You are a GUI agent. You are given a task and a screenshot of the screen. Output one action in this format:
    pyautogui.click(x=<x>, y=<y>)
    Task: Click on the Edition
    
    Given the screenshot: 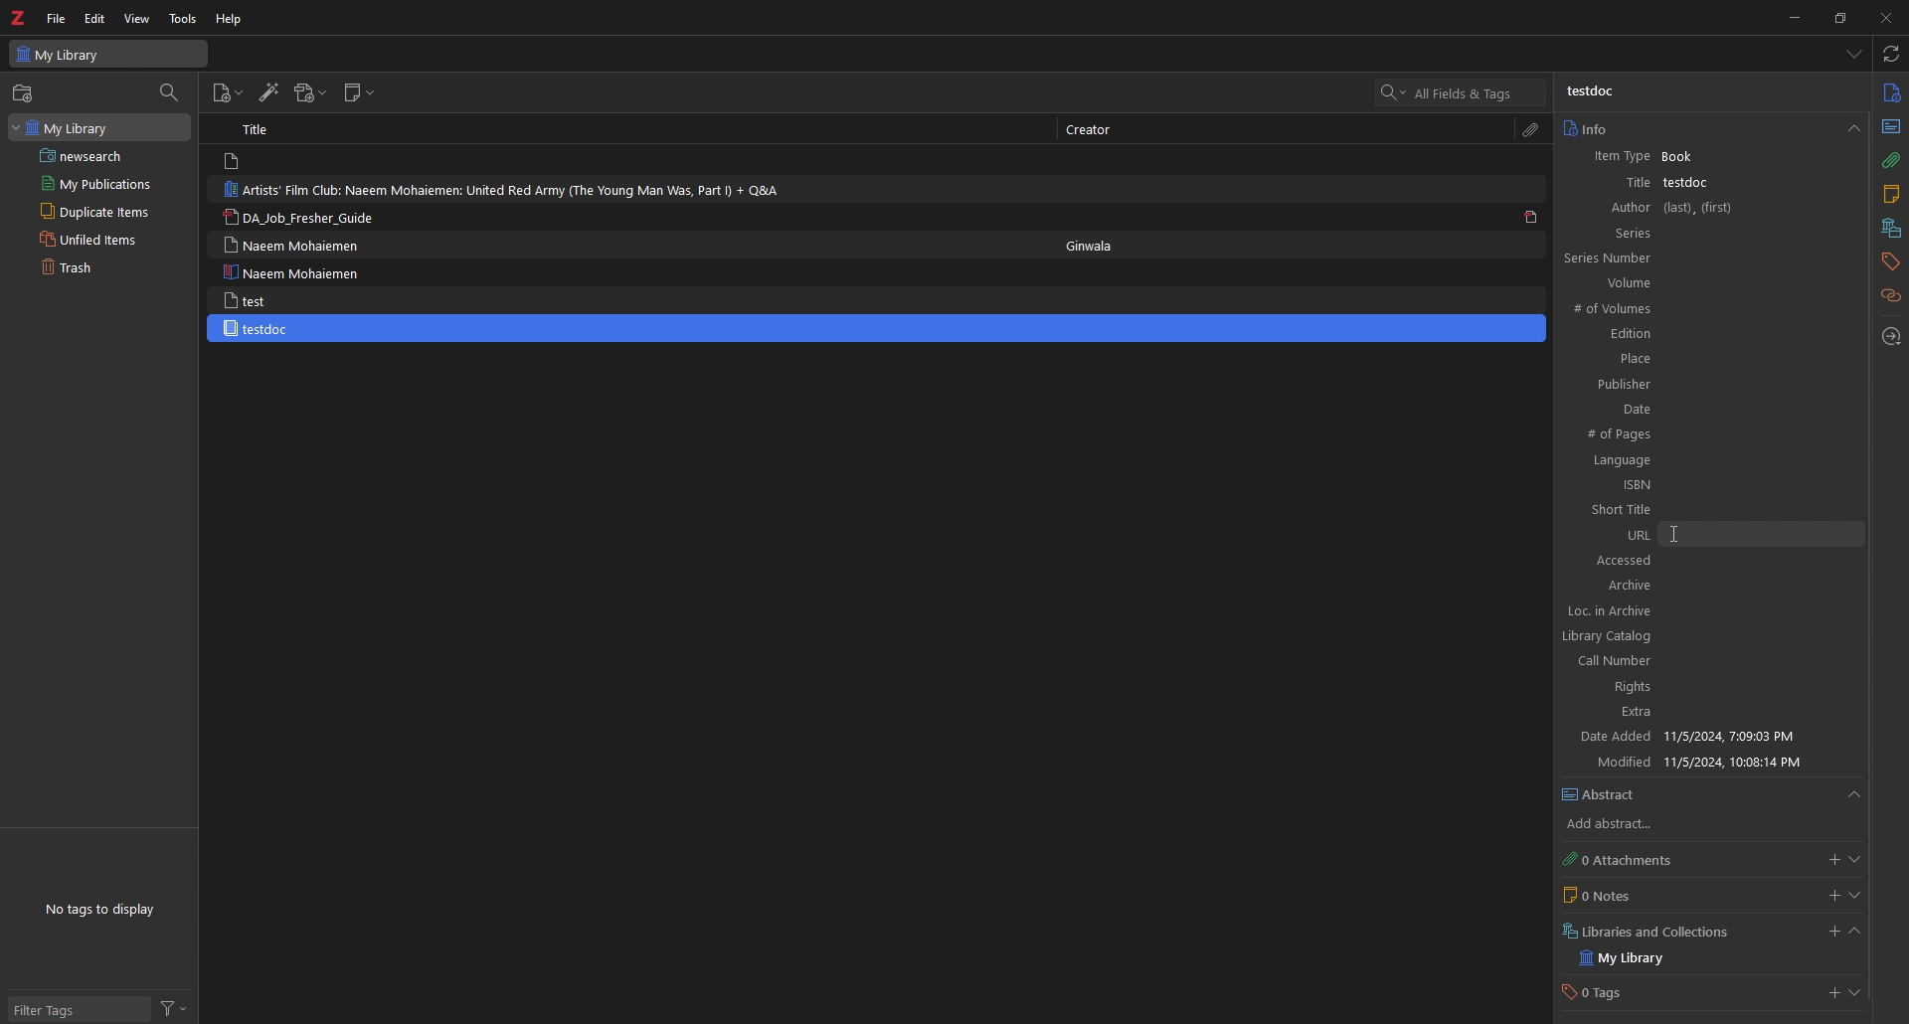 What is the action you would take?
    pyautogui.click(x=1674, y=335)
    